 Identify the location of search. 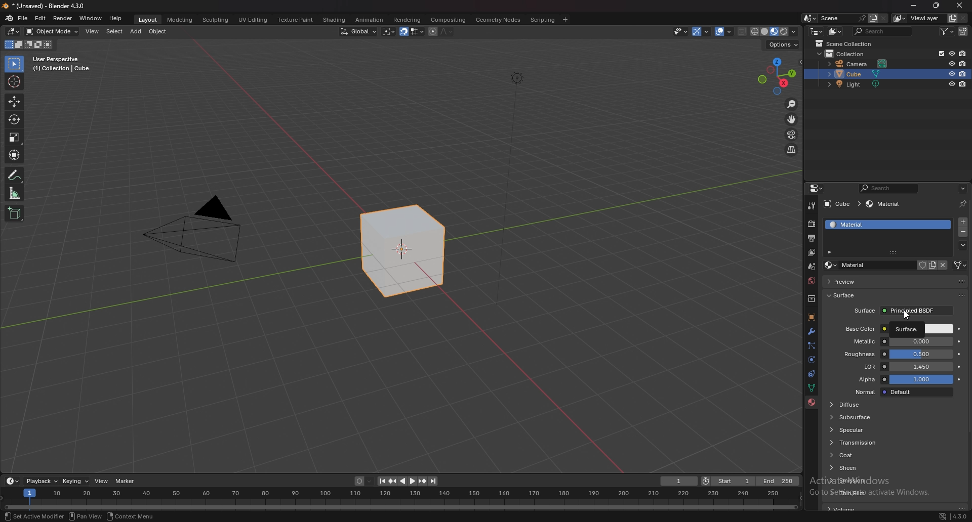
(884, 31).